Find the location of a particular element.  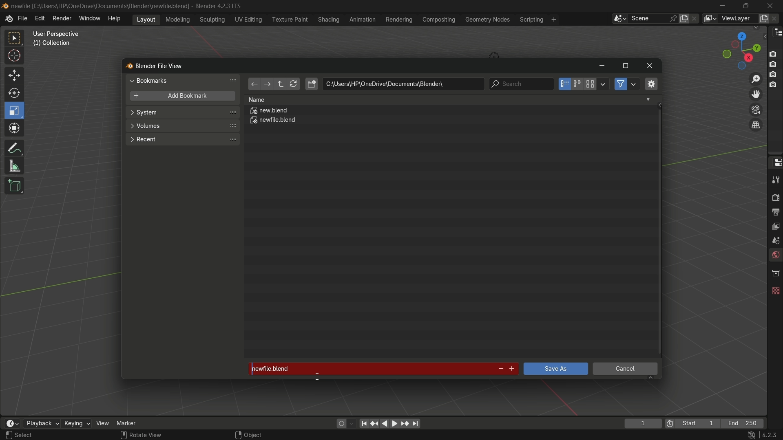

maximize or restore is located at coordinates (625, 66).